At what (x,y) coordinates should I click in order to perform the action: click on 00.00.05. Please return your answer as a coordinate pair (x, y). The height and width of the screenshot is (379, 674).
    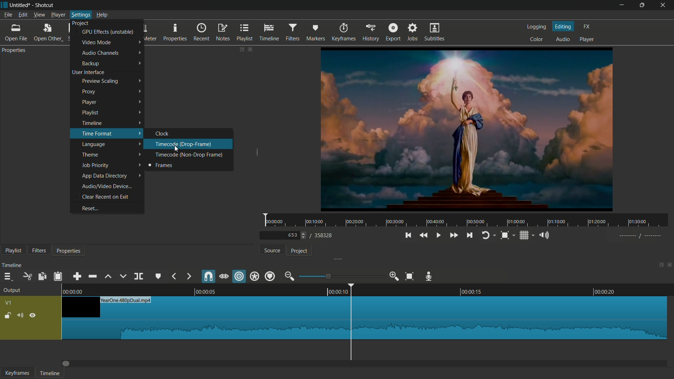
    Looking at the image, I should click on (206, 291).